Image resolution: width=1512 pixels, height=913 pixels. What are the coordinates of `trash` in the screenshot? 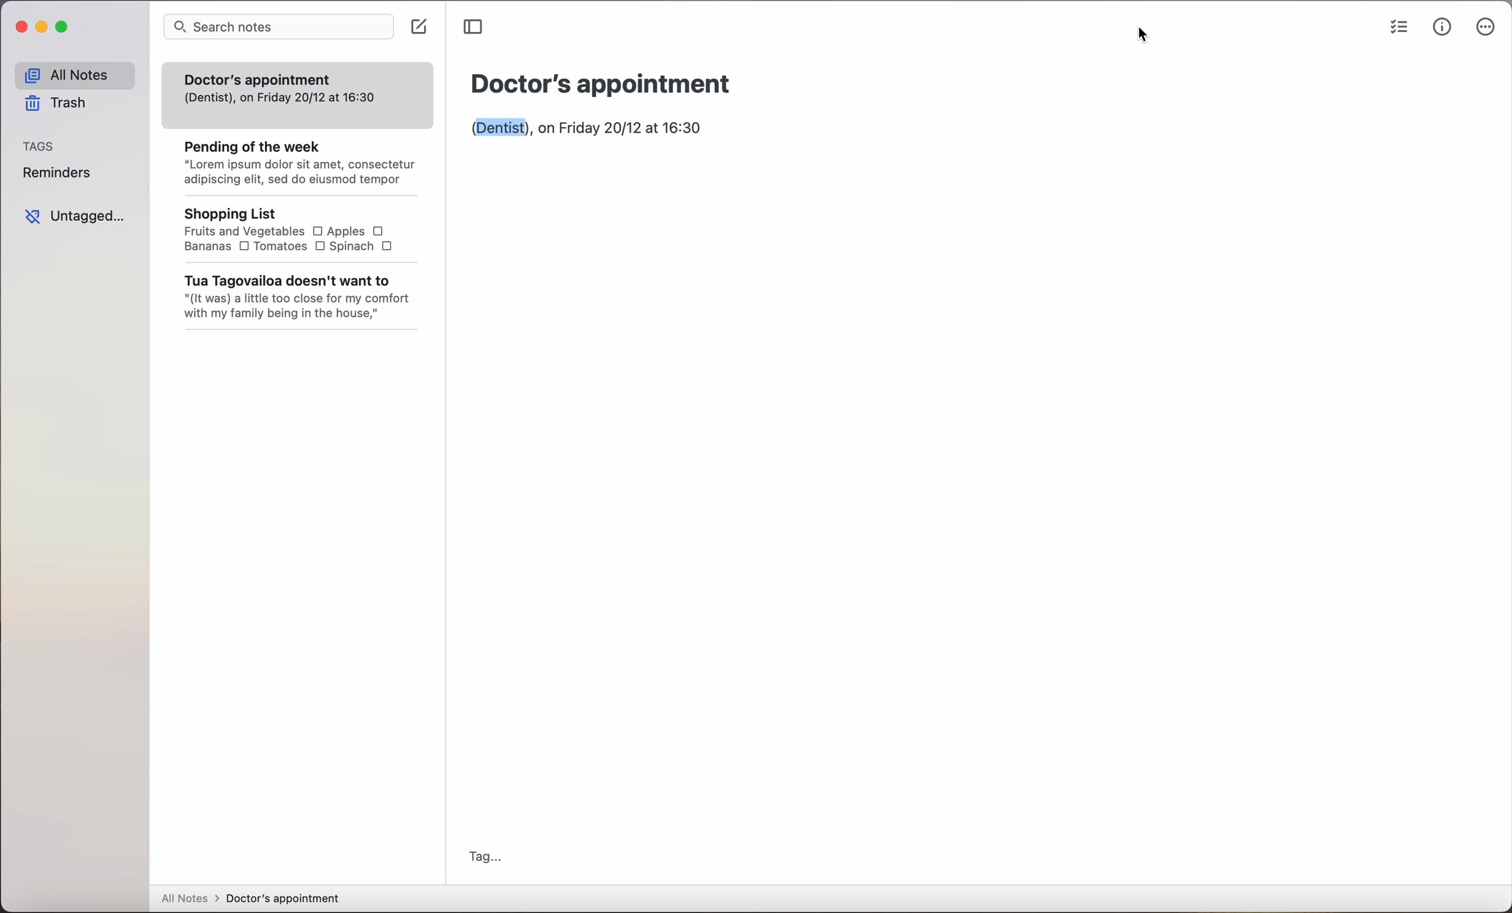 It's located at (56, 105).